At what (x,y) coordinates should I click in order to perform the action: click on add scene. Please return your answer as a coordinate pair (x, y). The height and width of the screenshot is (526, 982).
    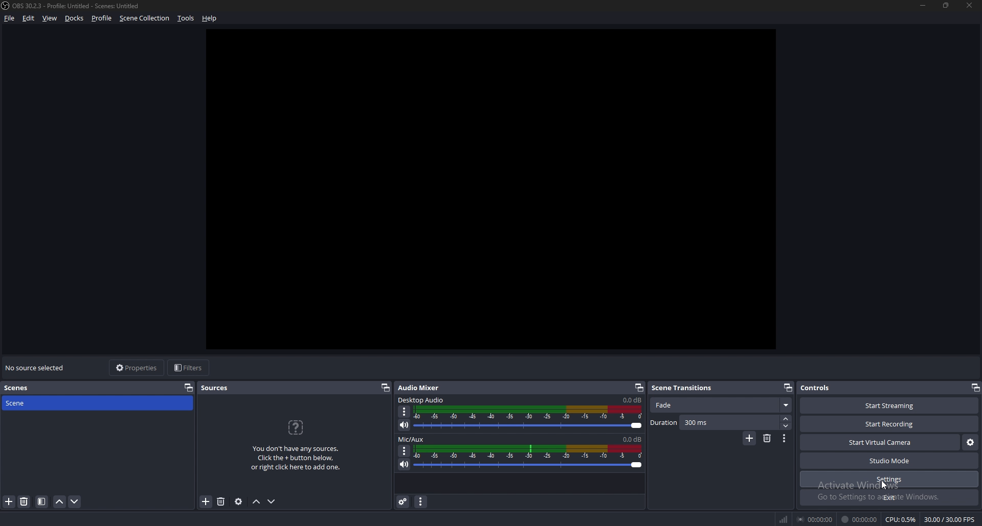
    Looking at the image, I should click on (750, 438).